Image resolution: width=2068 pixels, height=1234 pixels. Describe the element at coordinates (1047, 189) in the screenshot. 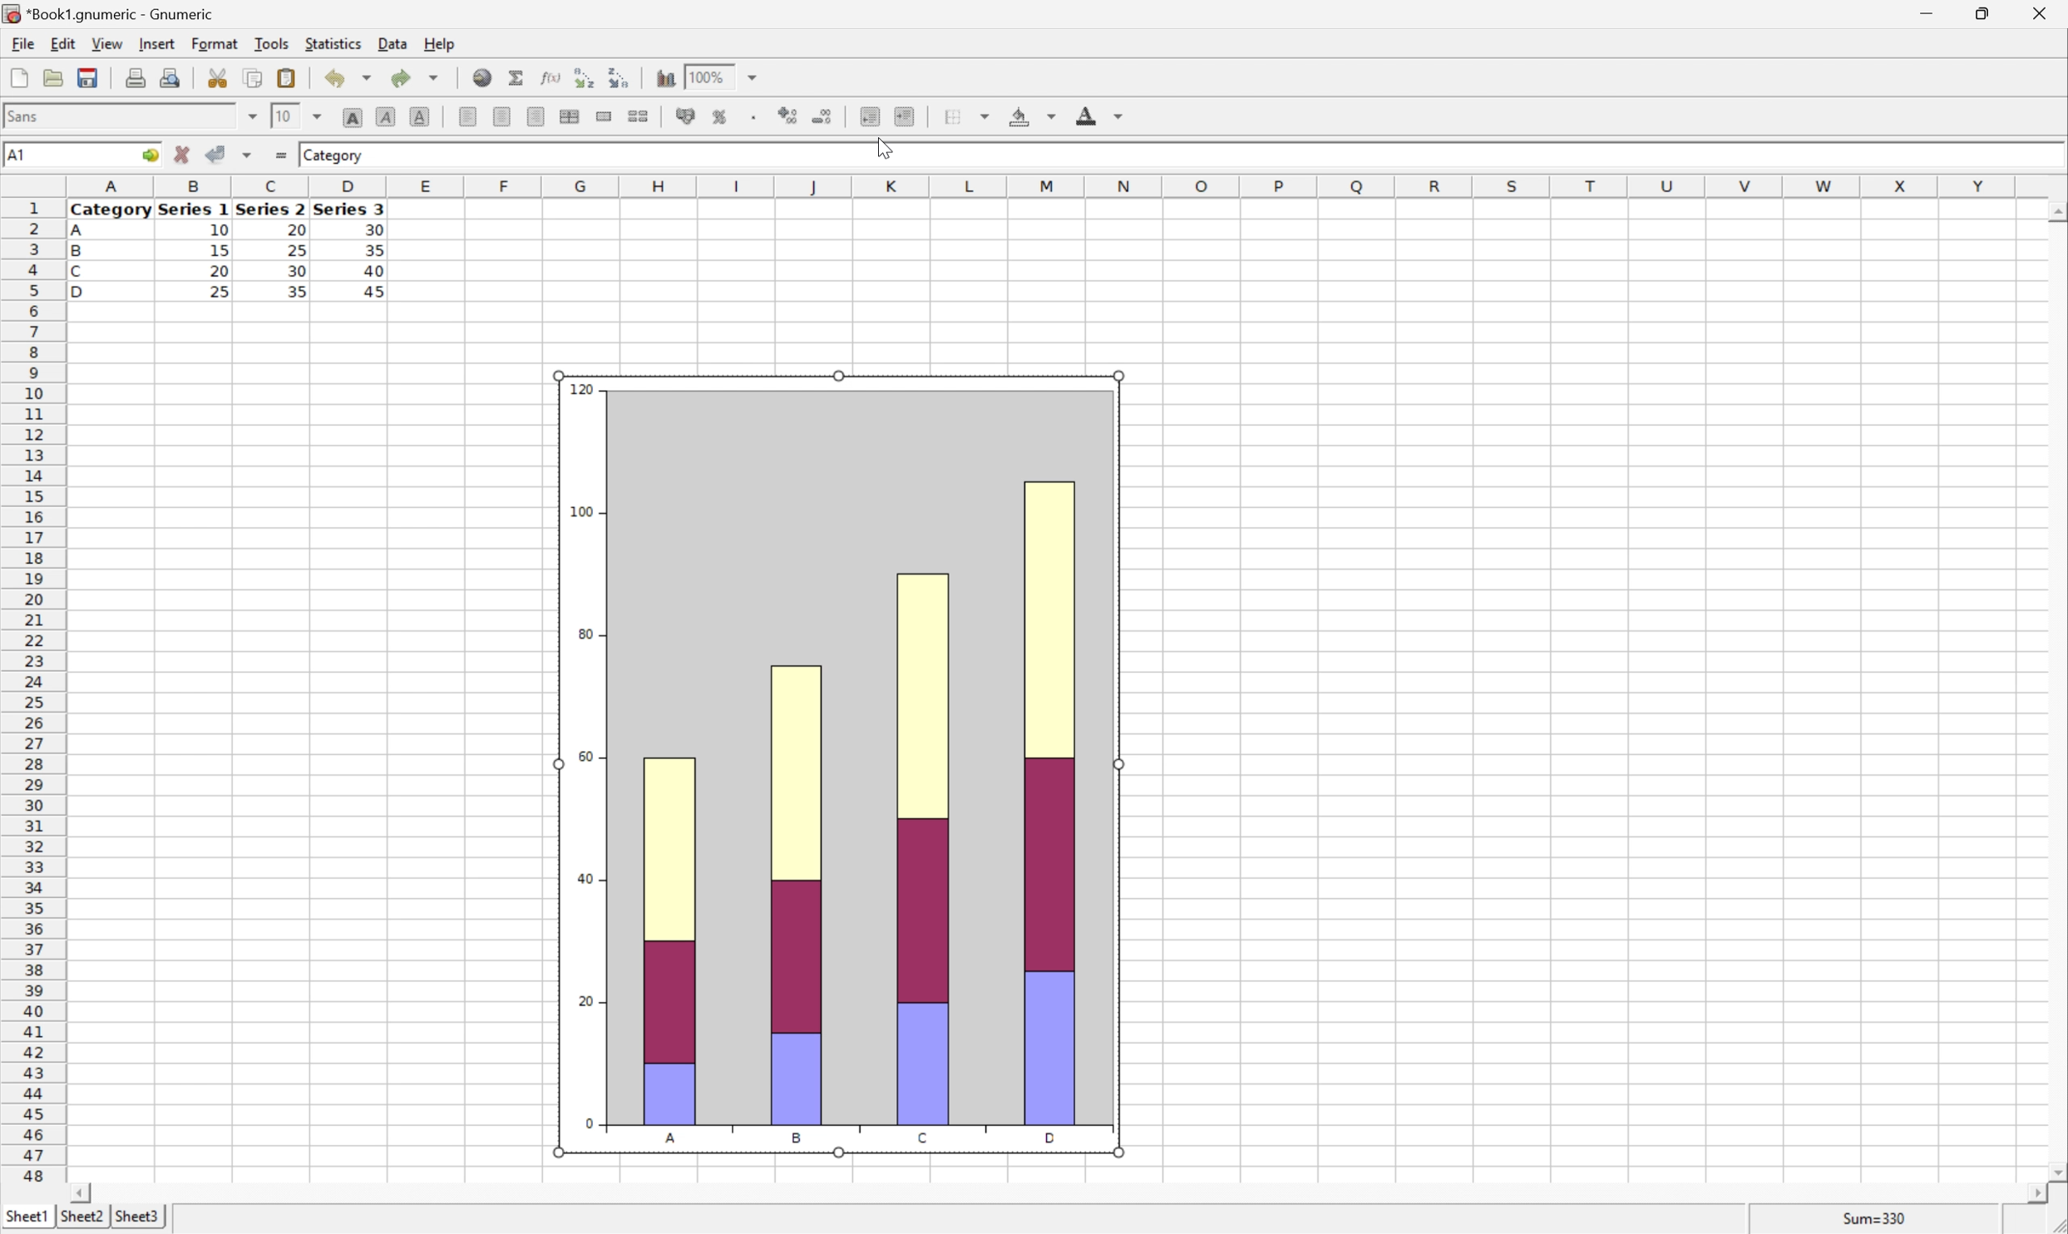

I see `Column names` at that location.